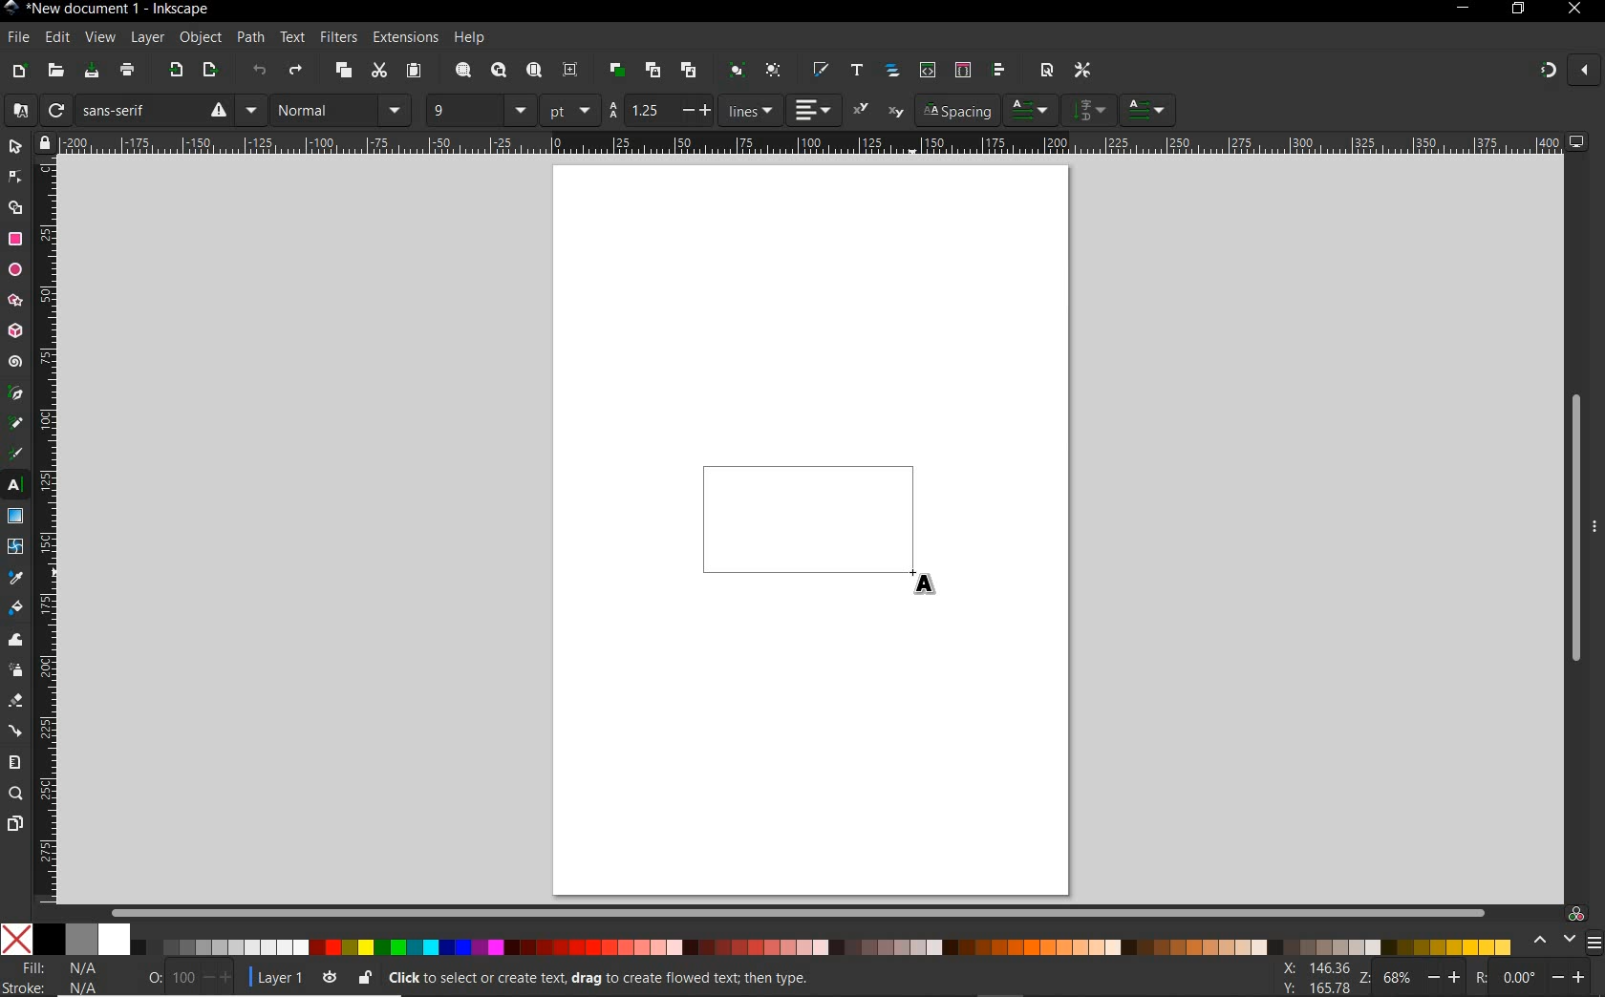  What do you see at coordinates (414, 72) in the screenshot?
I see `paste` at bounding box center [414, 72].